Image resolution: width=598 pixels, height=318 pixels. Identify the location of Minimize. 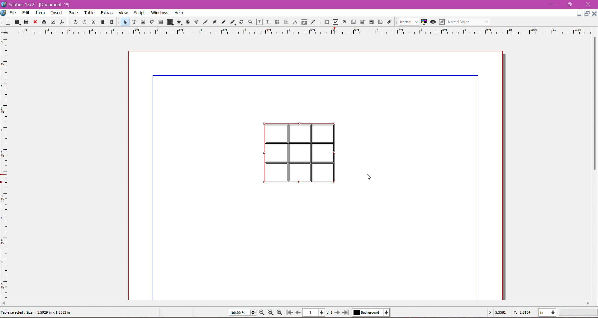
(553, 4).